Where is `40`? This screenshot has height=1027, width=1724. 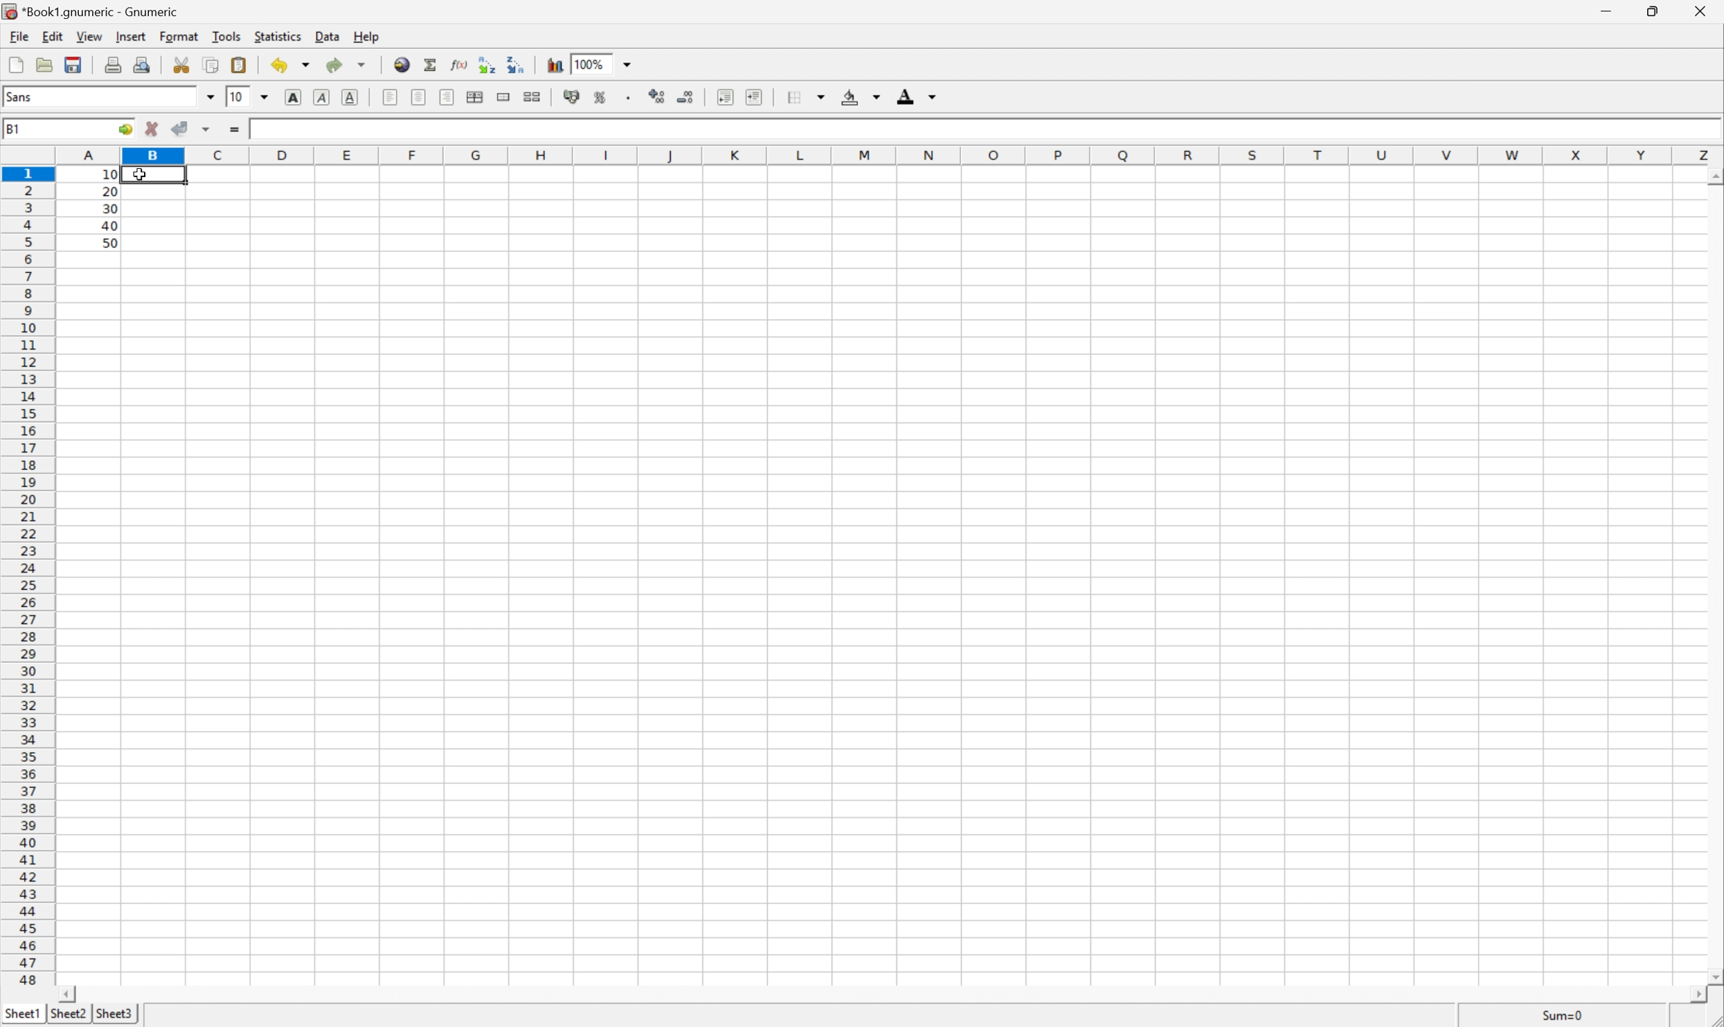 40 is located at coordinates (109, 225).